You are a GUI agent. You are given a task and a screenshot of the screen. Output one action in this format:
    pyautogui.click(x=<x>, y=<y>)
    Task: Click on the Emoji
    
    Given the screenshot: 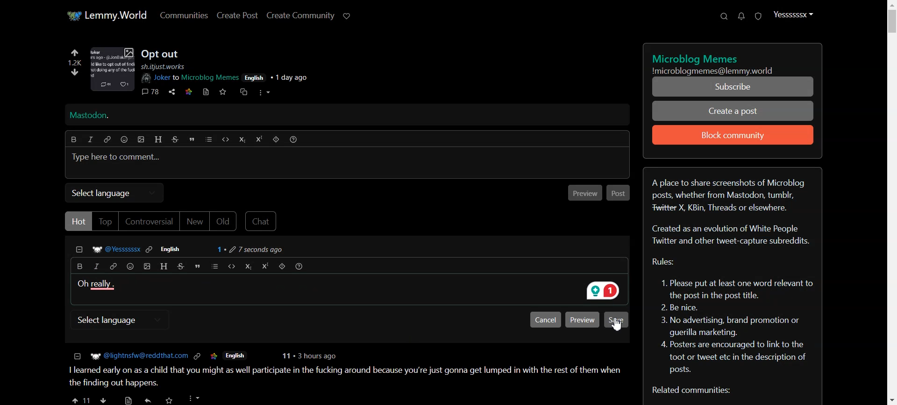 What is the action you would take?
    pyautogui.click(x=129, y=266)
    